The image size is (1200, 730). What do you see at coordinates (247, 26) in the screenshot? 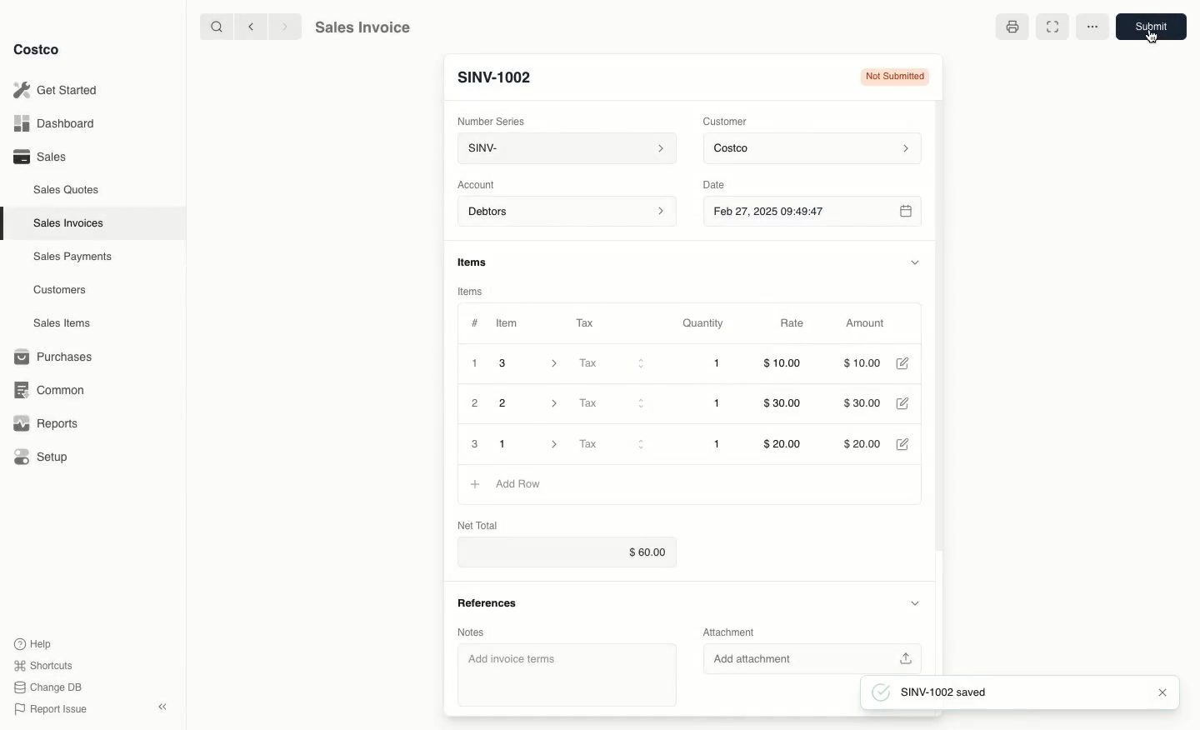
I see `backward` at bounding box center [247, 26].